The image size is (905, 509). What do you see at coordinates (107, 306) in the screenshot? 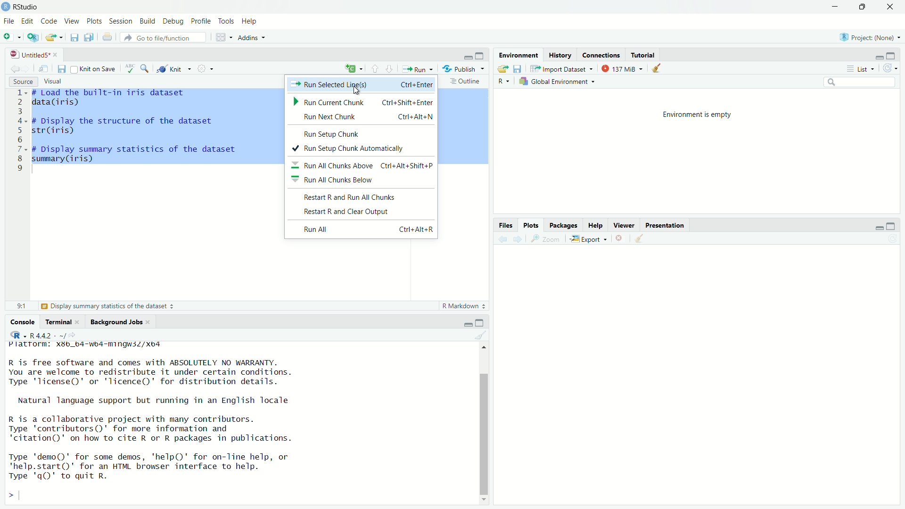
I see `Display summary statistics of the dataset` at bounding box center [107, 306].